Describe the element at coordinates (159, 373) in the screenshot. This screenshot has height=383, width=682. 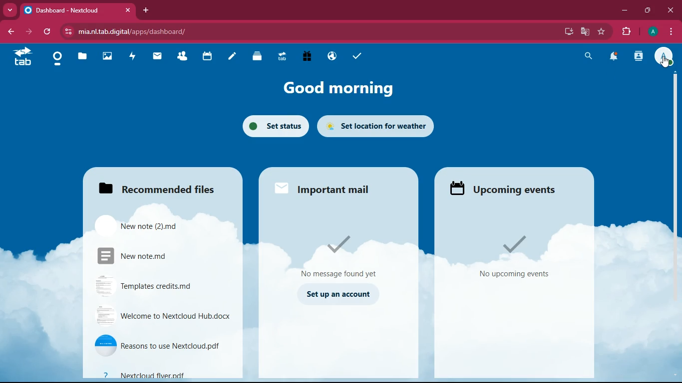
I see `file` at that location.